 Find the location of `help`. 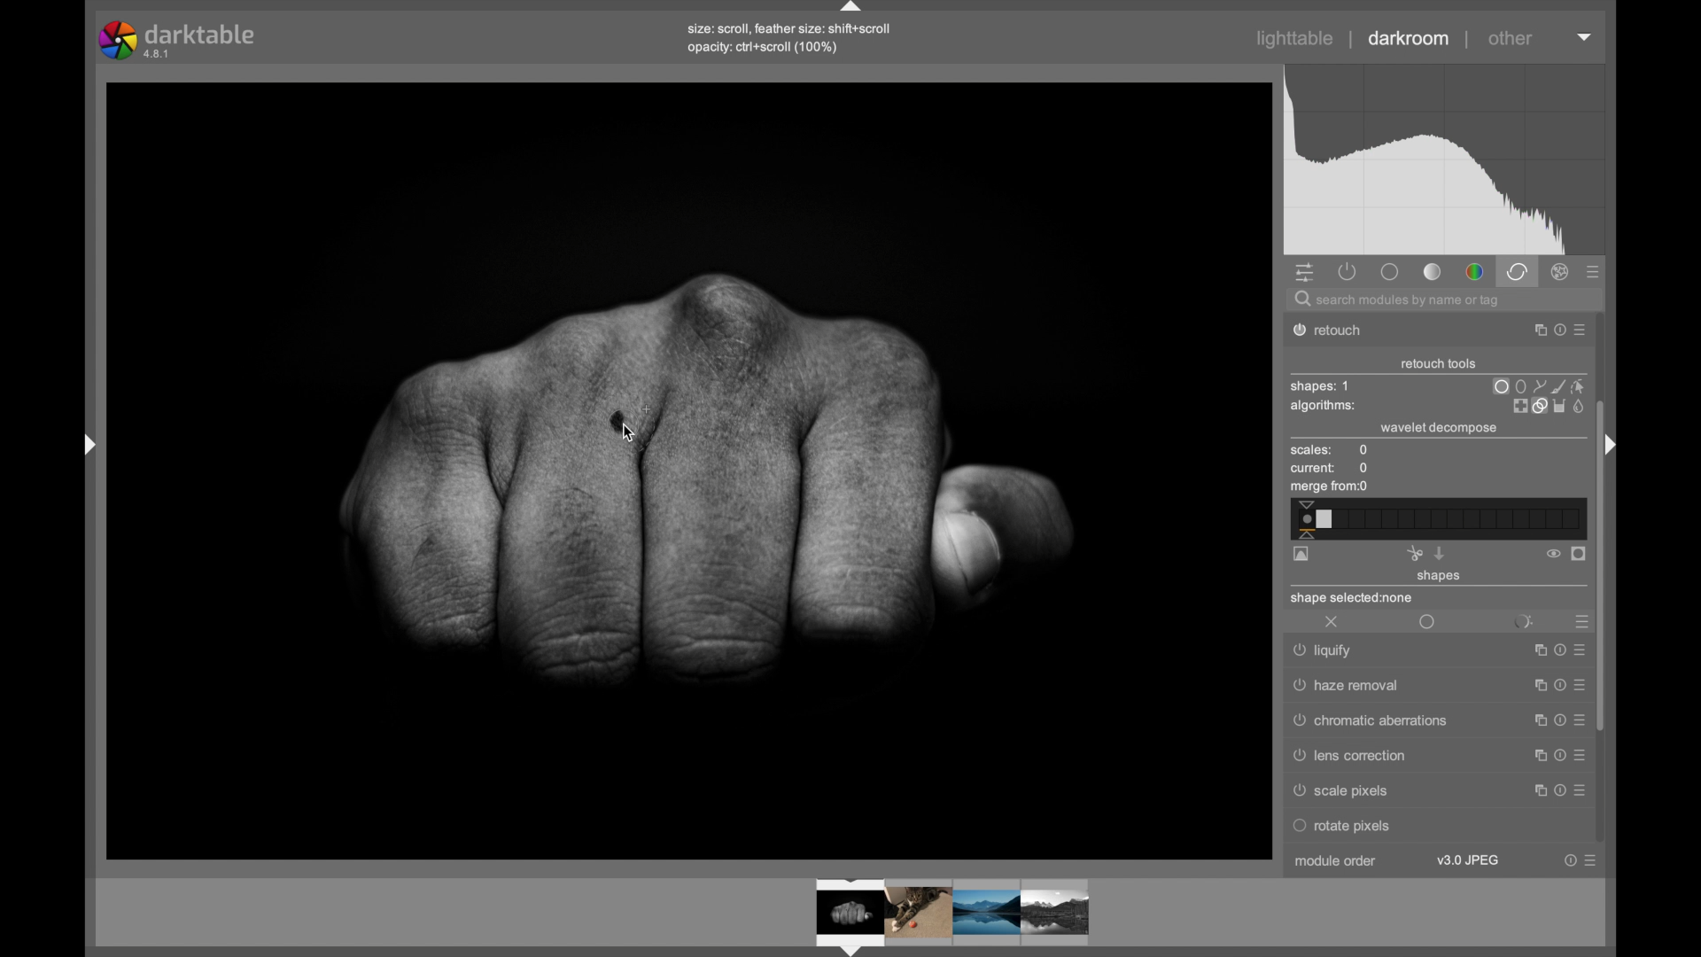

help is located at coordinates (1557, 686).